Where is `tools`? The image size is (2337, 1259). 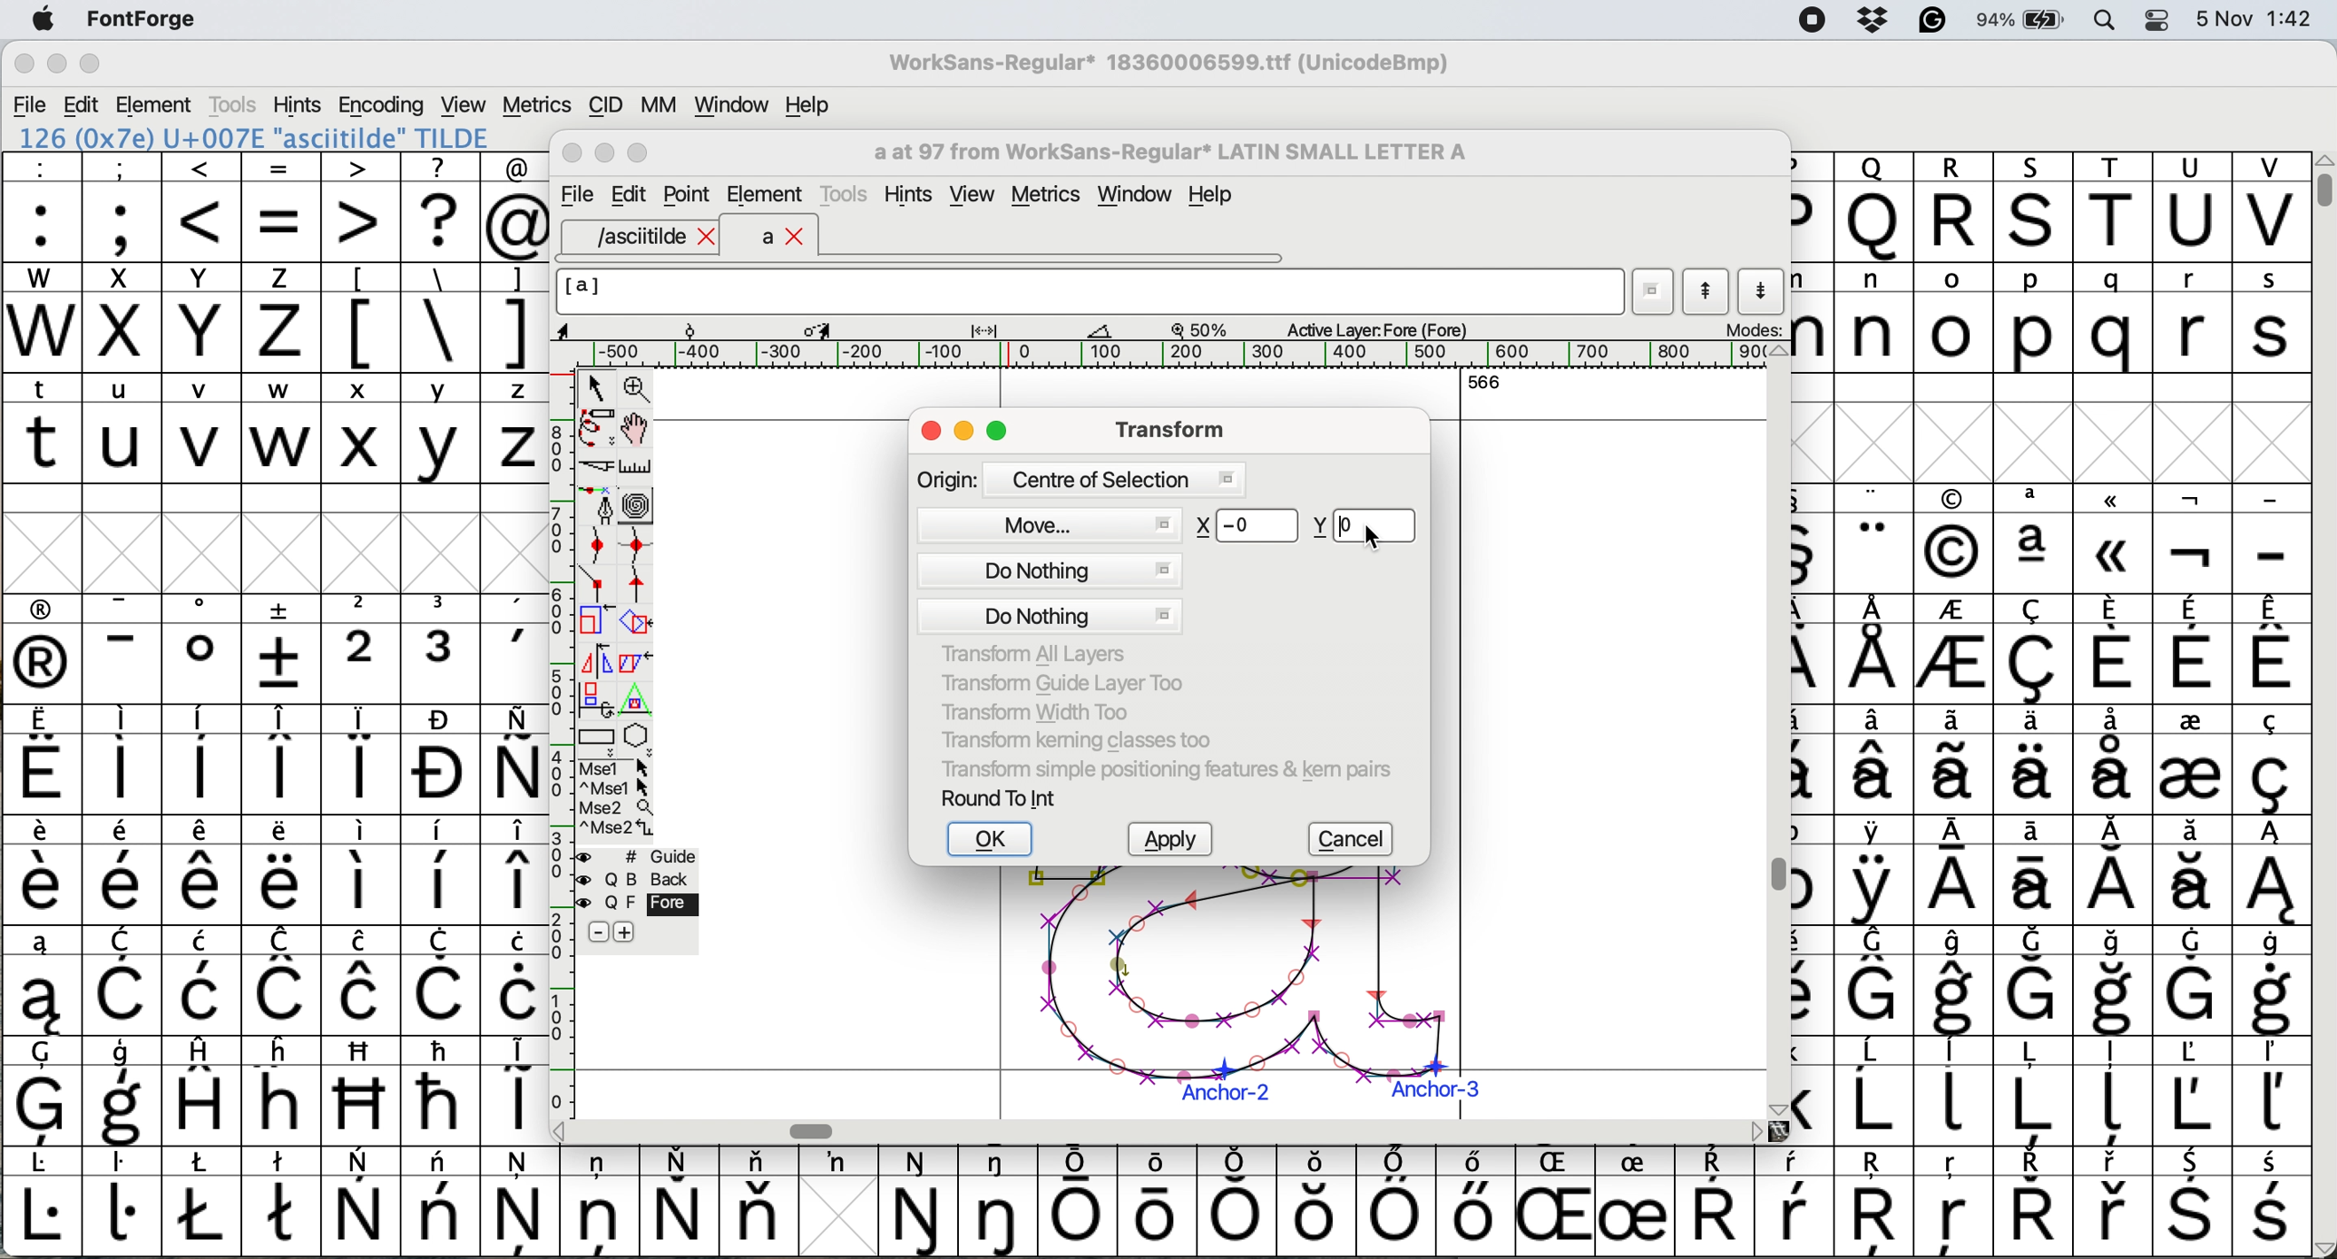
tools is located at coordinates (231, 104).